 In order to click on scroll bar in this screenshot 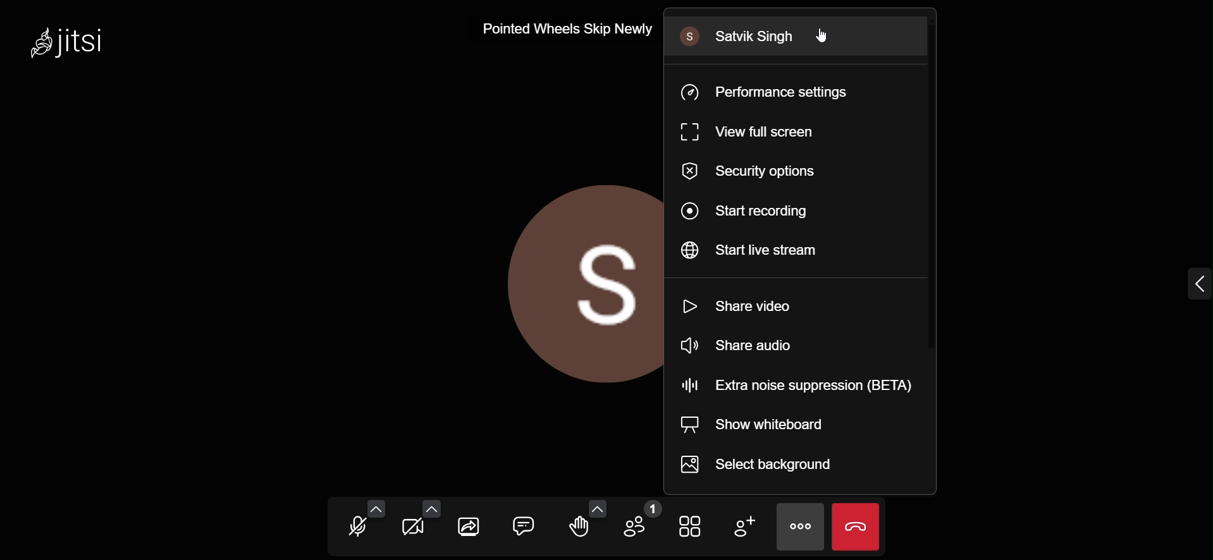, I will do `click(939, 253)`.